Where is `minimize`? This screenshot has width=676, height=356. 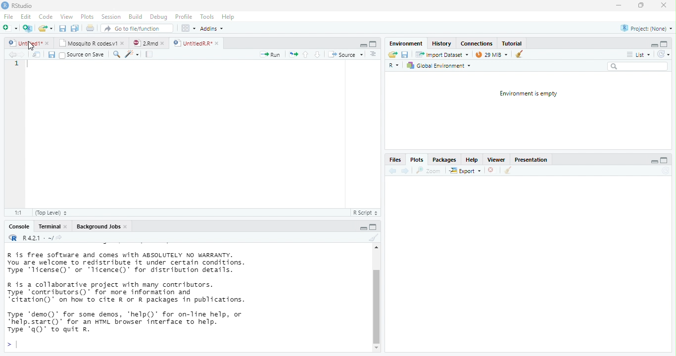
minimize is located at coordinates (363, 45).